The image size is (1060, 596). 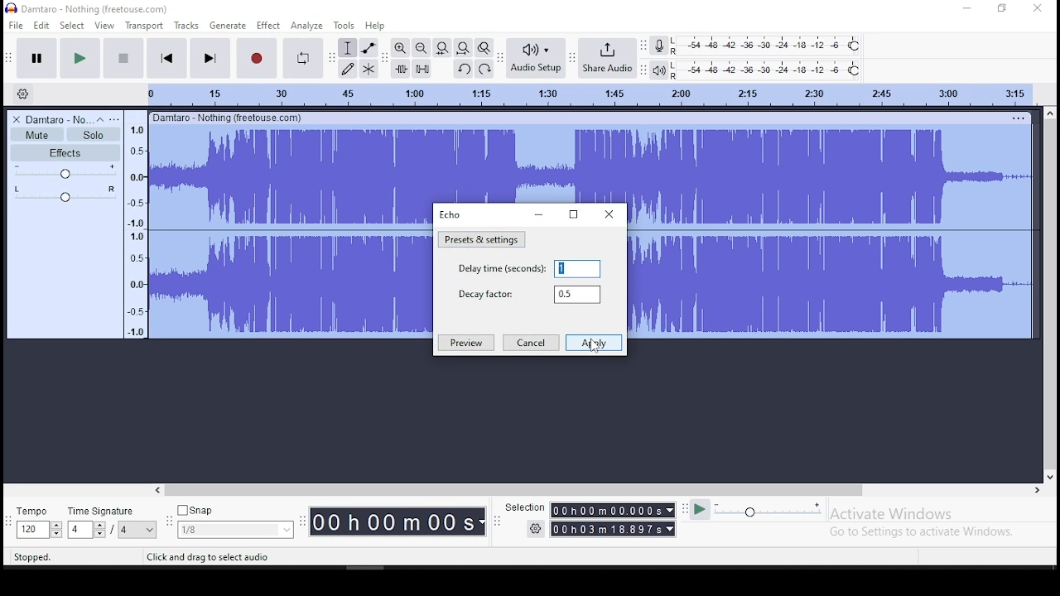 I want to click on close, so click(x=608, y=214).